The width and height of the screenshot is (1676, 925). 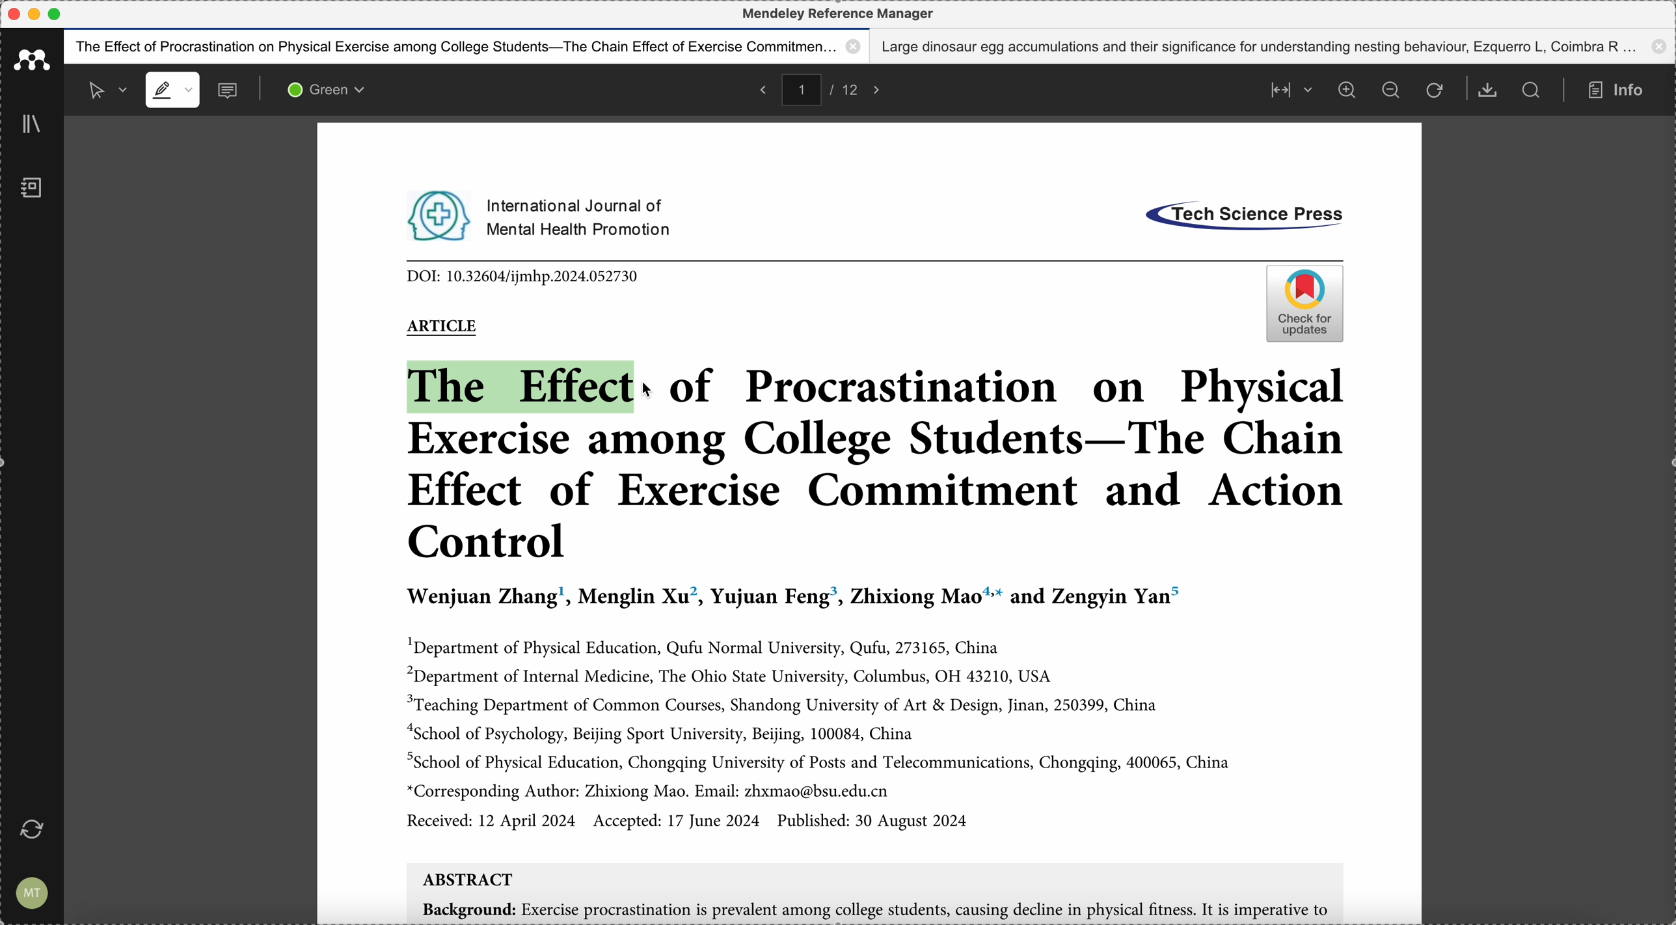 What do you see at coordinates (761, 89) in the screenshot?
I see `back` at bounding box center [761, 89].